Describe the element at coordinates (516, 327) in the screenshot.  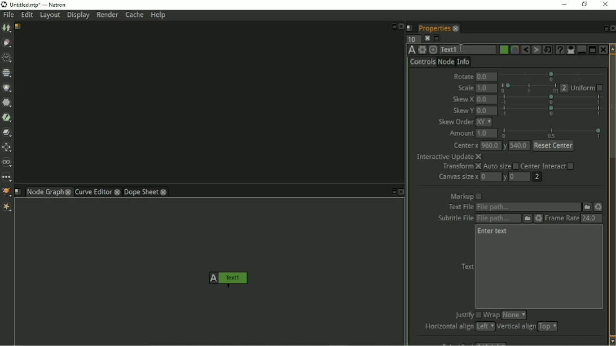
I see `Vertical align` at that location.